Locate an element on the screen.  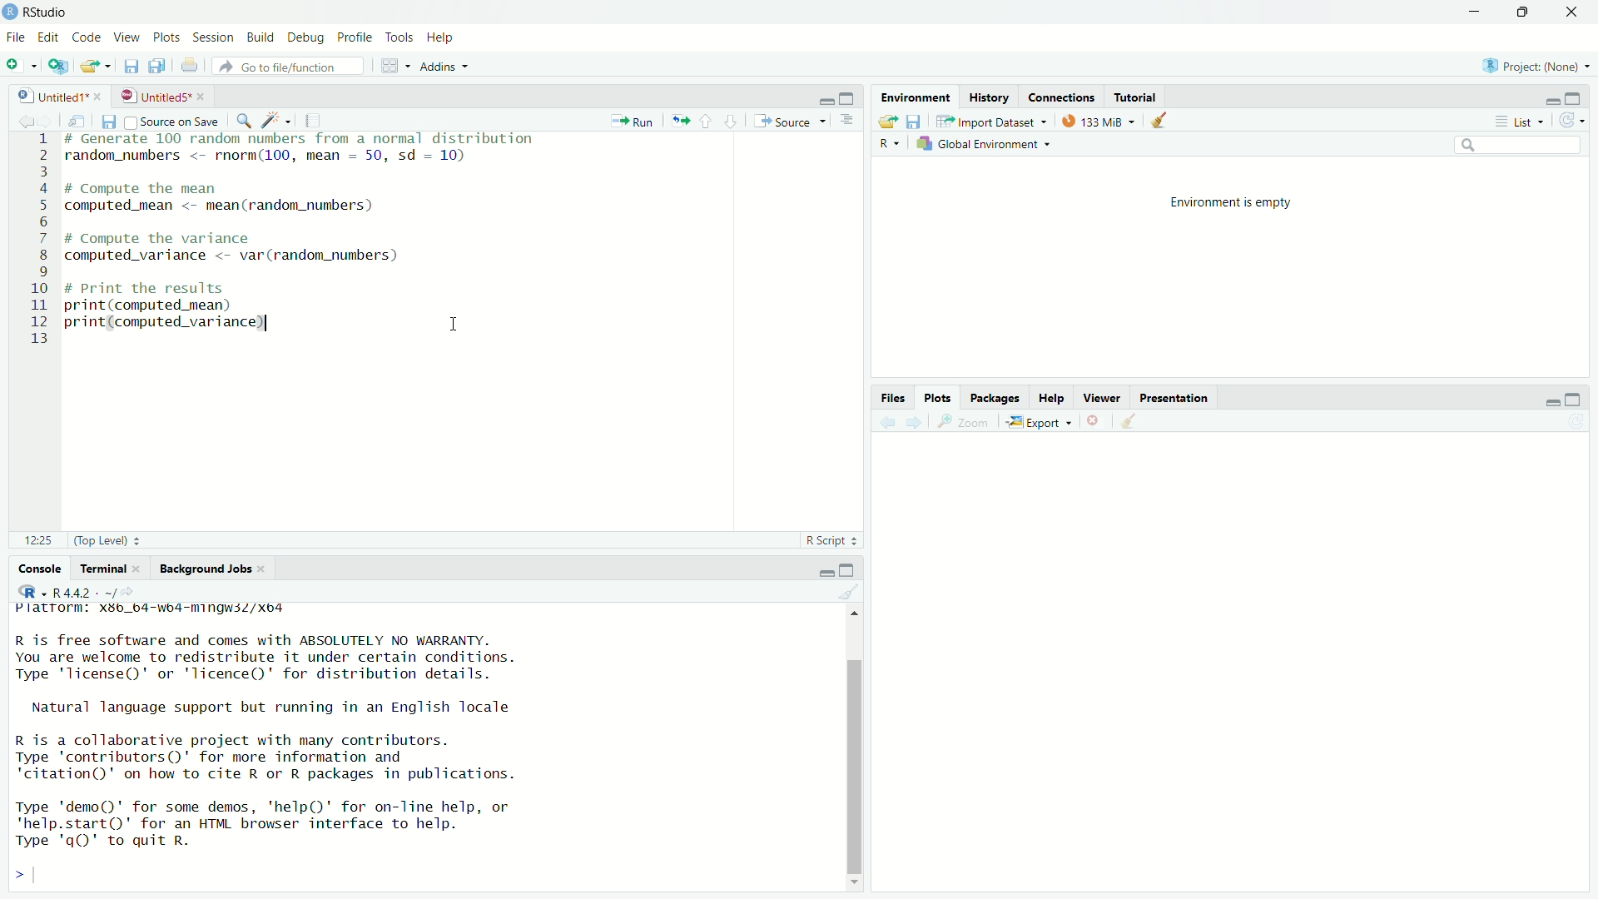
load workspace is located at coordinates (886, 121).